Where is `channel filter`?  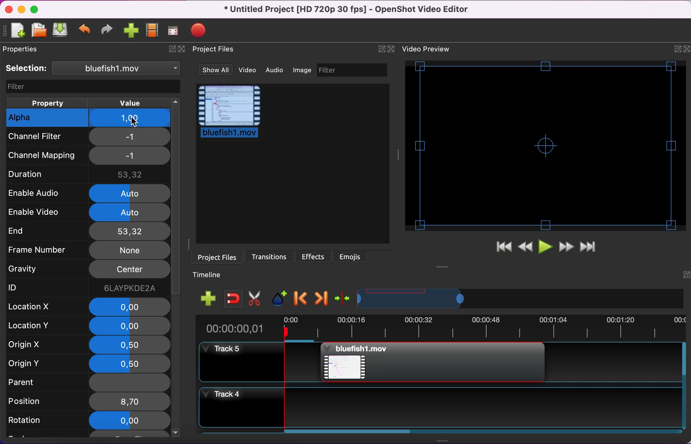
channel filter is located at coordinates (47, 139).